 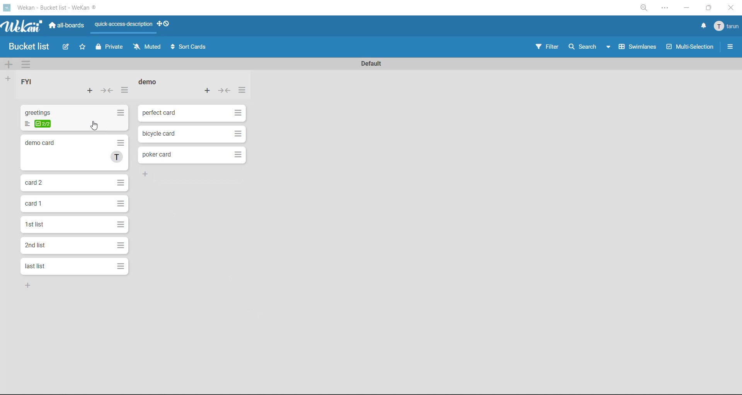 I want to click on cards, so click(x=75, y=226).